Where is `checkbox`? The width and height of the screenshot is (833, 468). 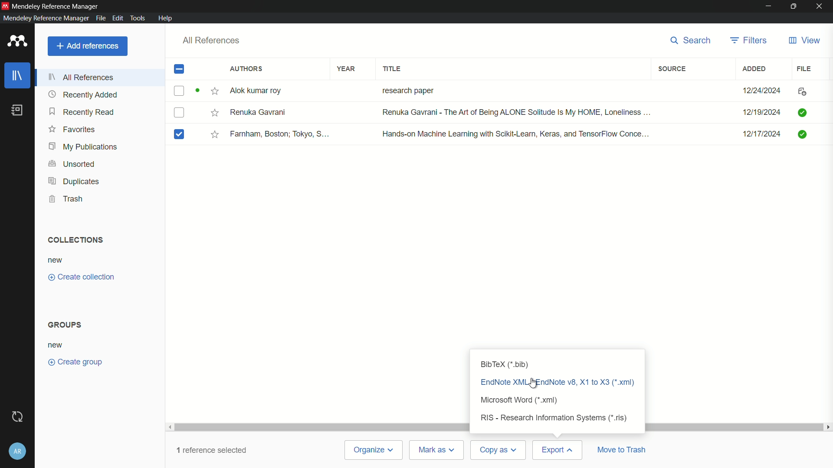 checkbox is located at coordinates (179, 113).